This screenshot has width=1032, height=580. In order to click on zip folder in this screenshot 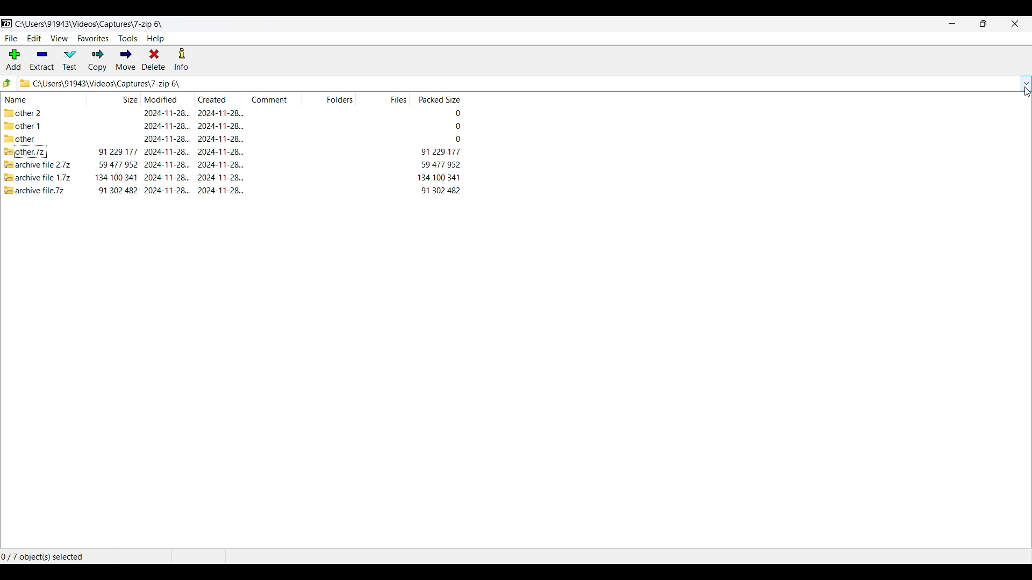, I will do `click(25, 151)`.